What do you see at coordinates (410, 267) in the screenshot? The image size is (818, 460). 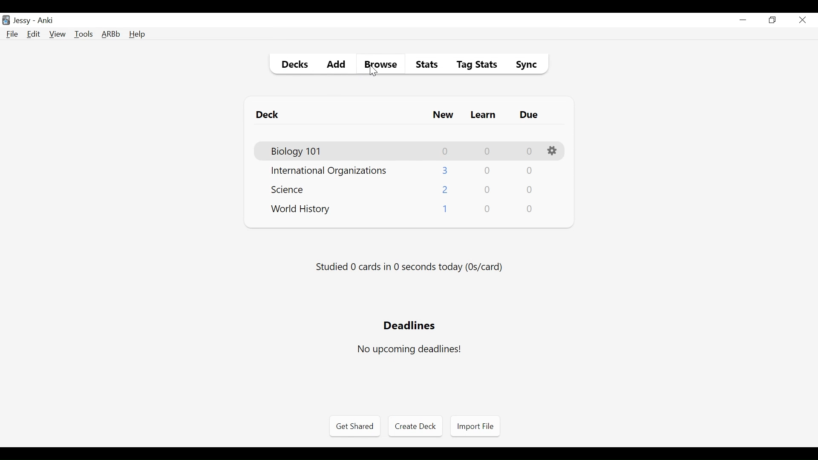 I see `Studied number of cards in second today (os/card)` at bounding box center [410, 267].